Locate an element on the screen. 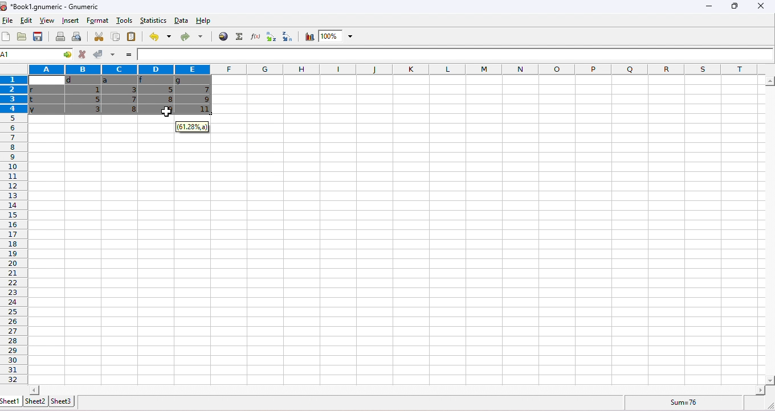 The width and height of the screenshot is (775, 411). row numbers is located at coordinates (15, 231).